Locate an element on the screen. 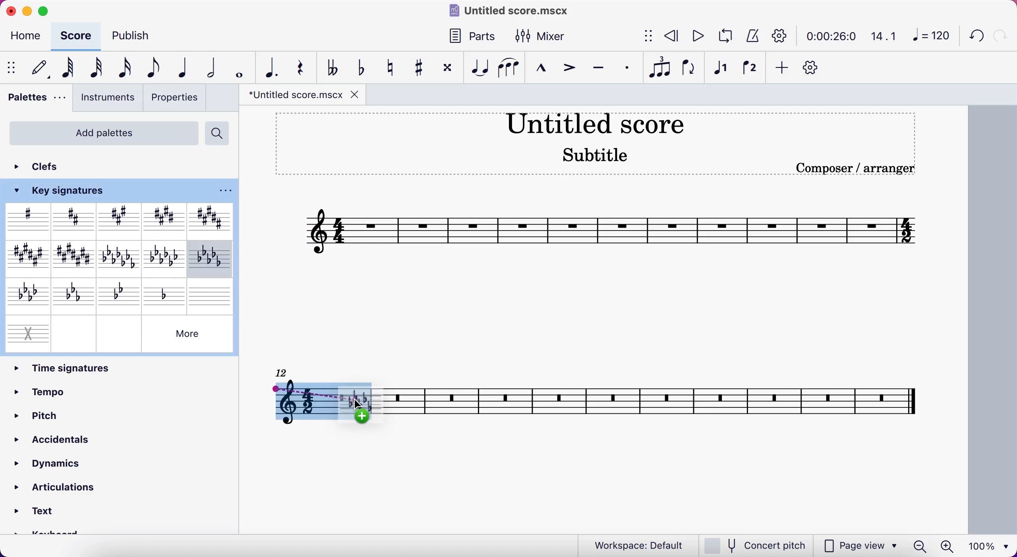 Image resolution: width=1017 pixels, height=557 pixels. toggle flat is located at coordinates (363, 69).